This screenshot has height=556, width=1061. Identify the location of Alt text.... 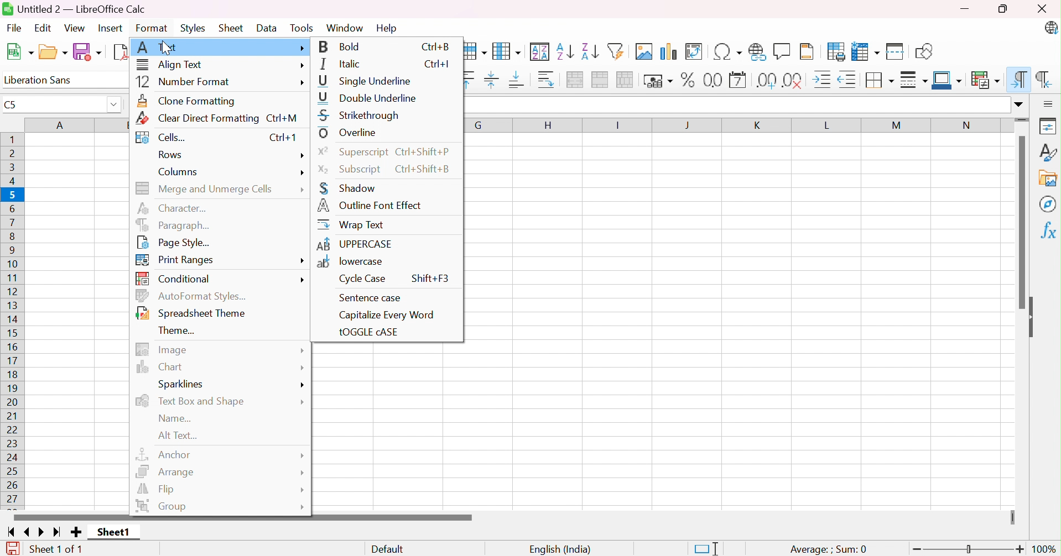
(180, 436).